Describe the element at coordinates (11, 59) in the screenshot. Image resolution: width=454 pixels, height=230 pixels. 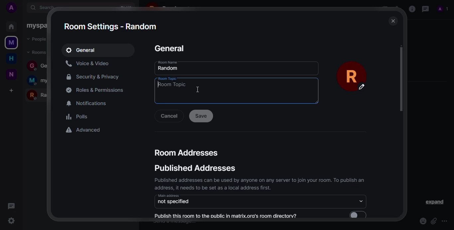
I see `home` at that location.